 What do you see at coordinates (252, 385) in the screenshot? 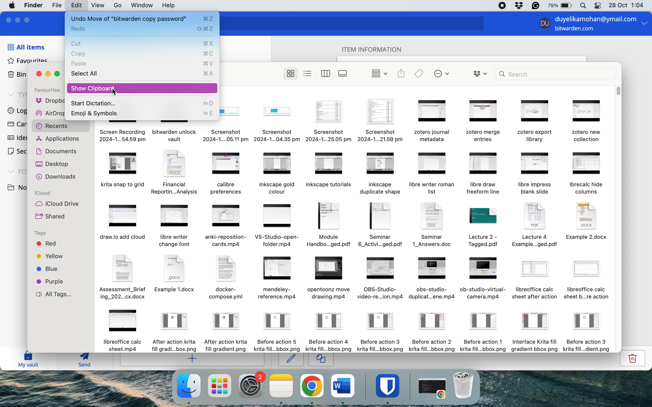
I see `system preferences` at bounding box center [252, 385].